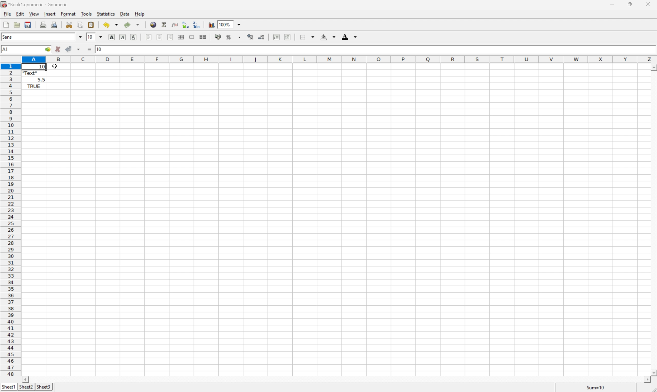 This screenshot has height=392, width=657. I want to click on 10, so click(91, 37).